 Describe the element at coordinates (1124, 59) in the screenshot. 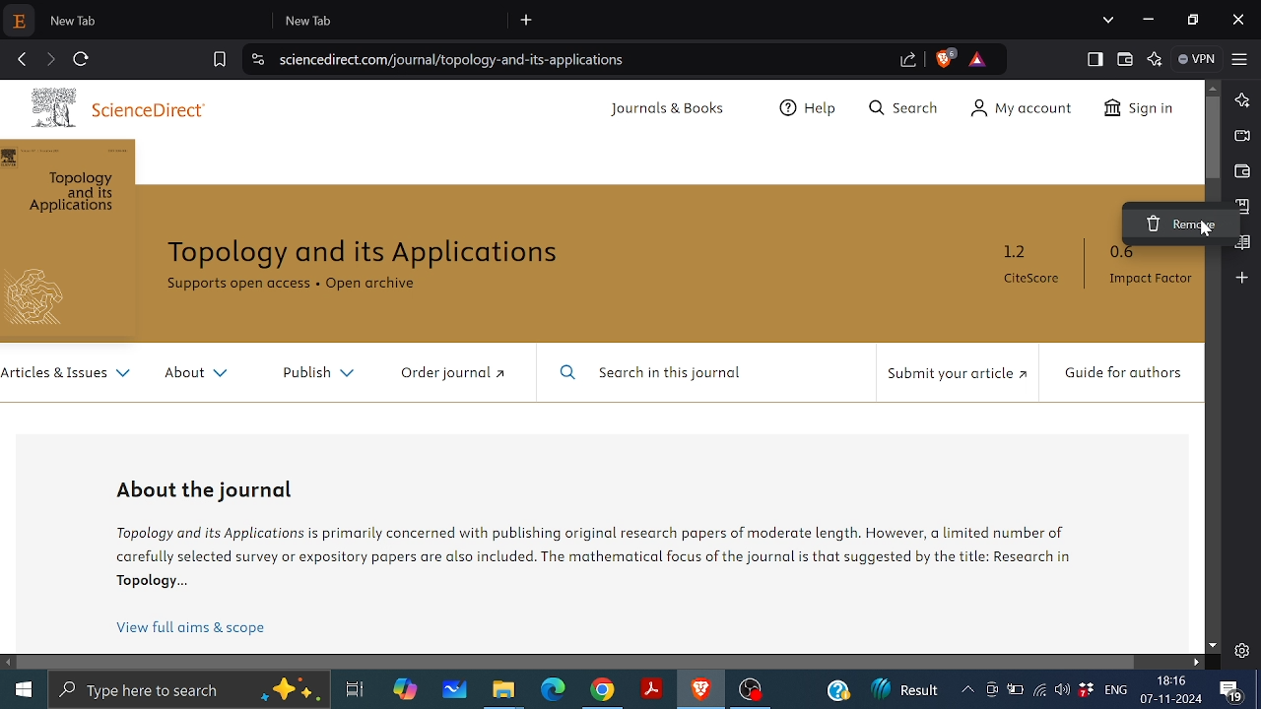

I see `Brave wallet` at that location.